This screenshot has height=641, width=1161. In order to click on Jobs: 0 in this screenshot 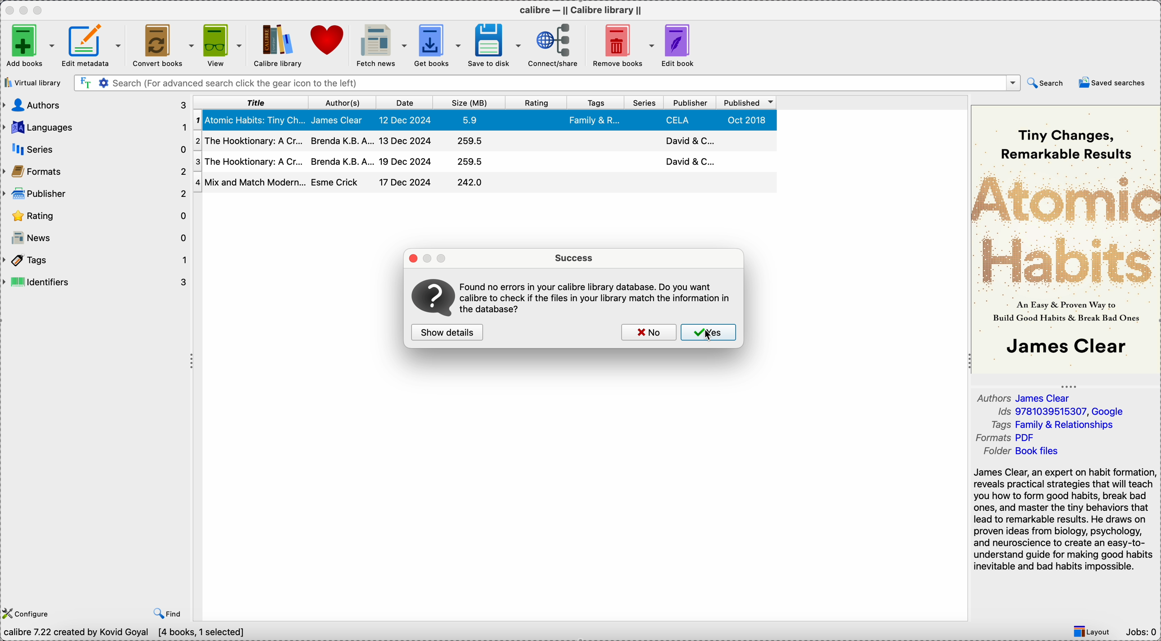, I will do `click(1142, 632)`.